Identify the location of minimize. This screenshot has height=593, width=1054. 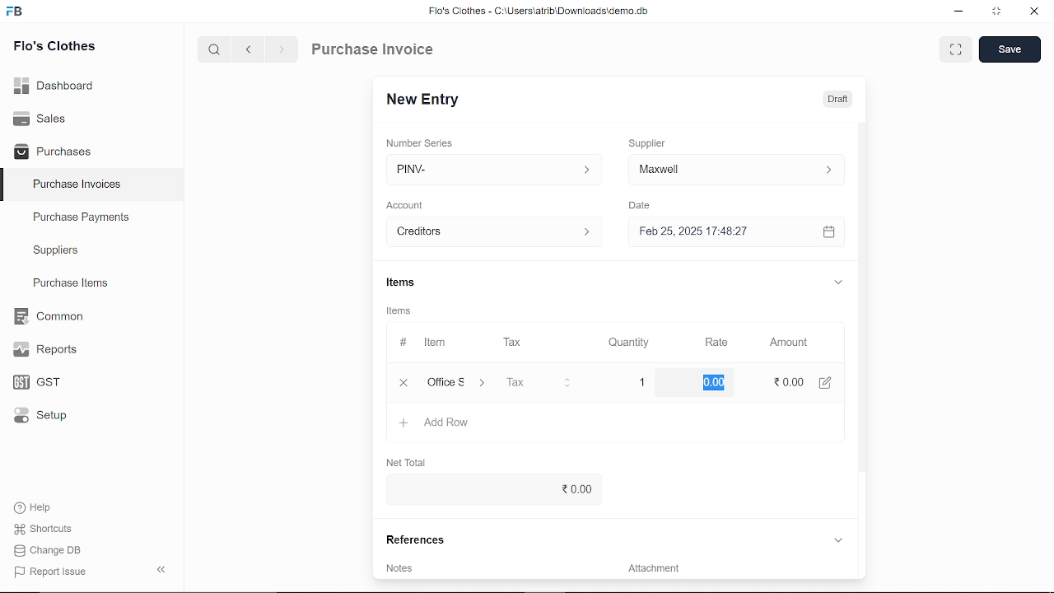
(957, 12).